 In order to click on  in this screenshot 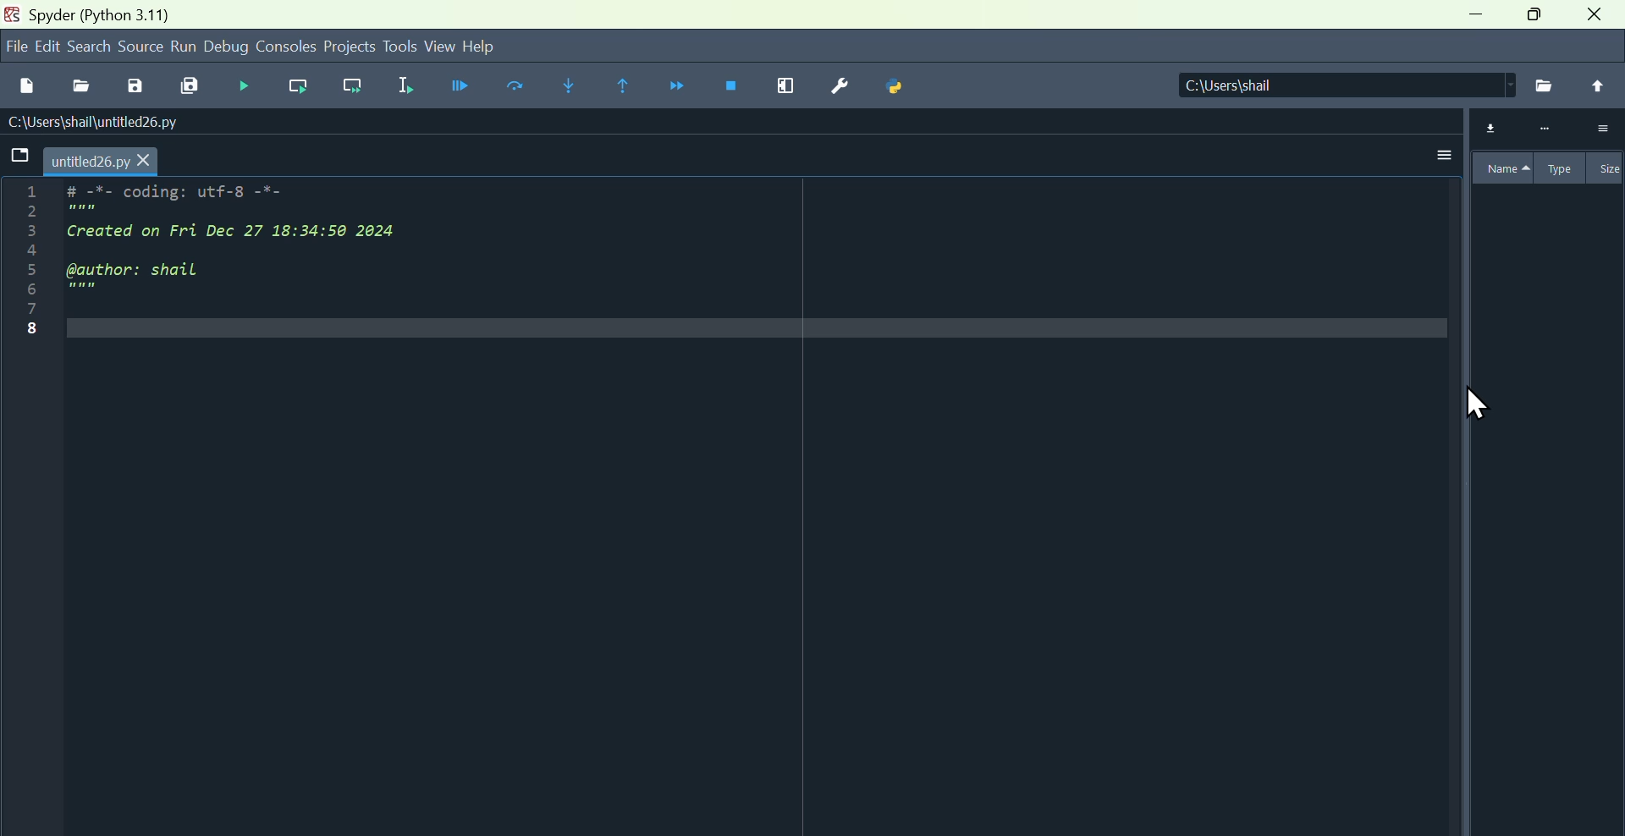, I will do `click(47, 46)`.